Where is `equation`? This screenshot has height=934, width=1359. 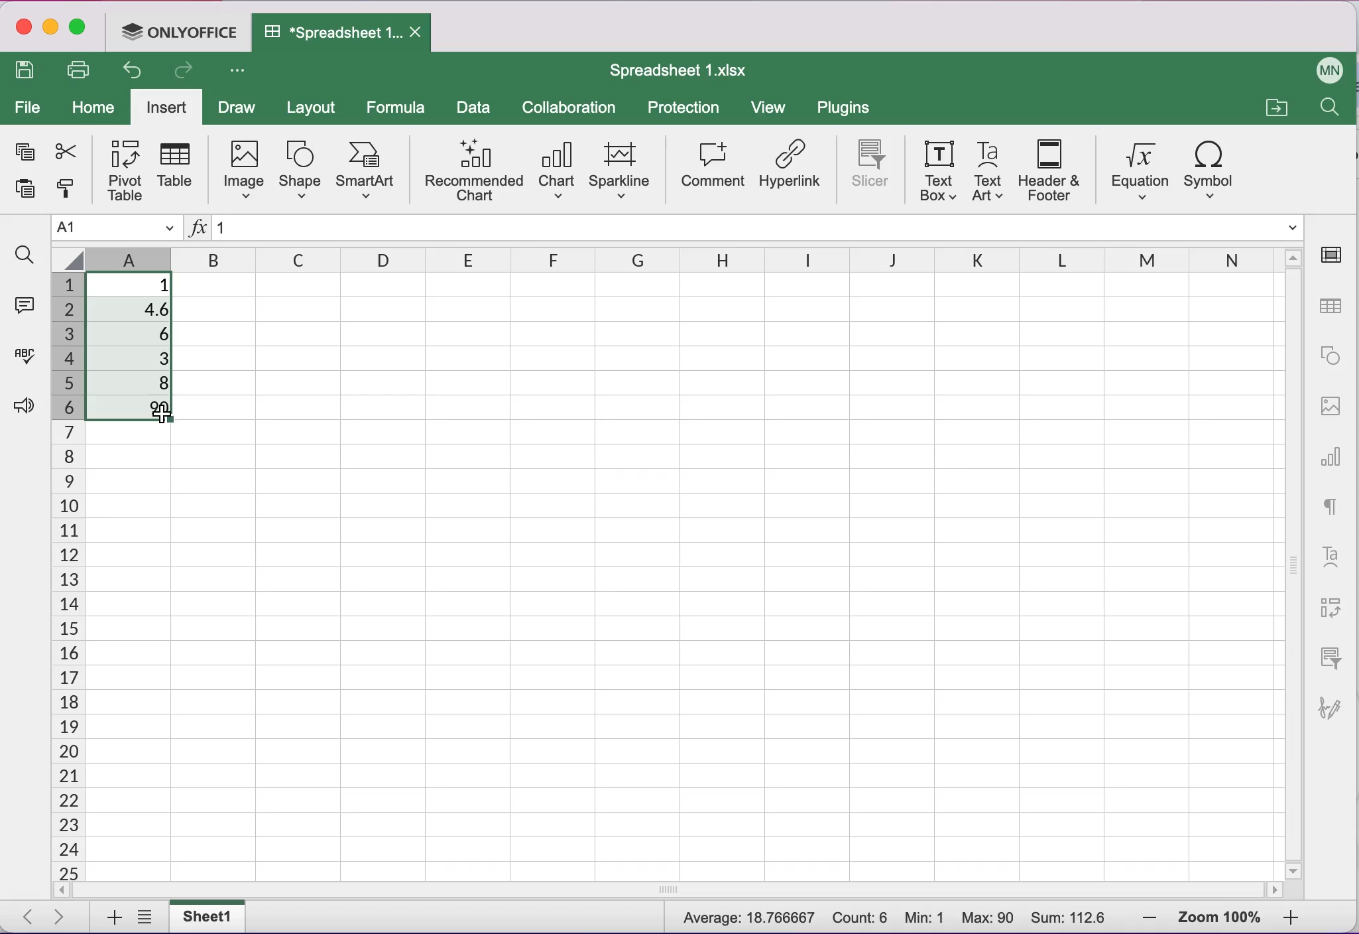
equation is located at coordinates (1136, 171).